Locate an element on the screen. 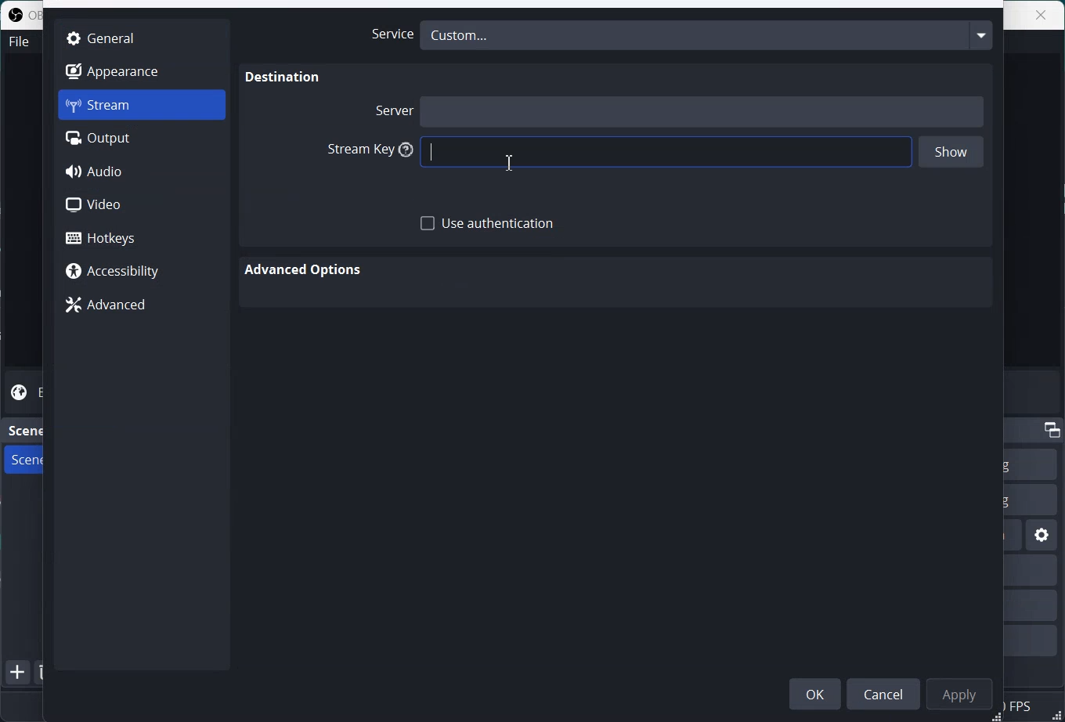 The width and height of the screenshot is (1065, 722). Cancel is located at coordinates (886, 693).